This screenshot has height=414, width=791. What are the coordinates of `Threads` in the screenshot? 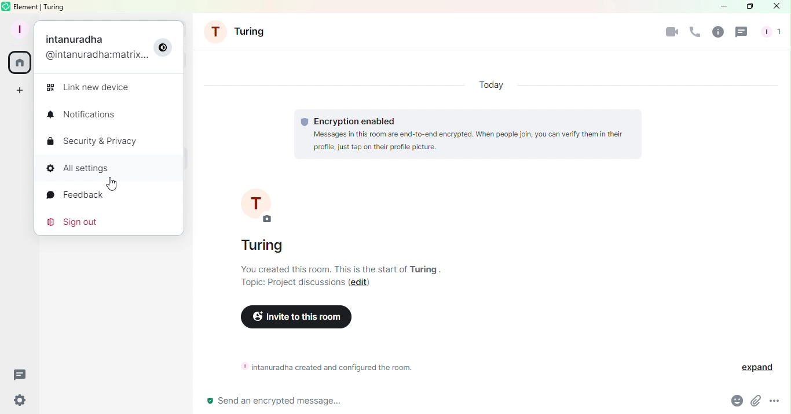 It's located at (20, 373).